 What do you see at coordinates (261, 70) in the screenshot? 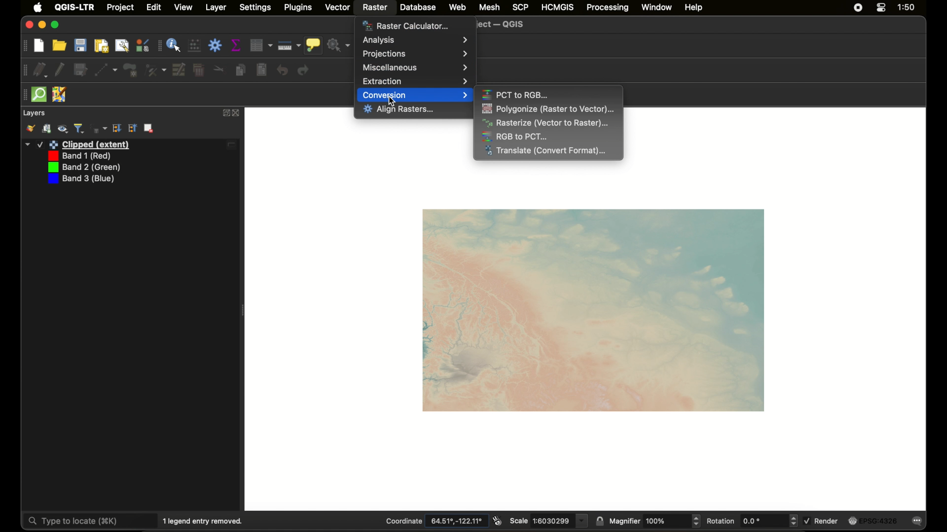
I see `paste features` at bounding box center [261, 70].